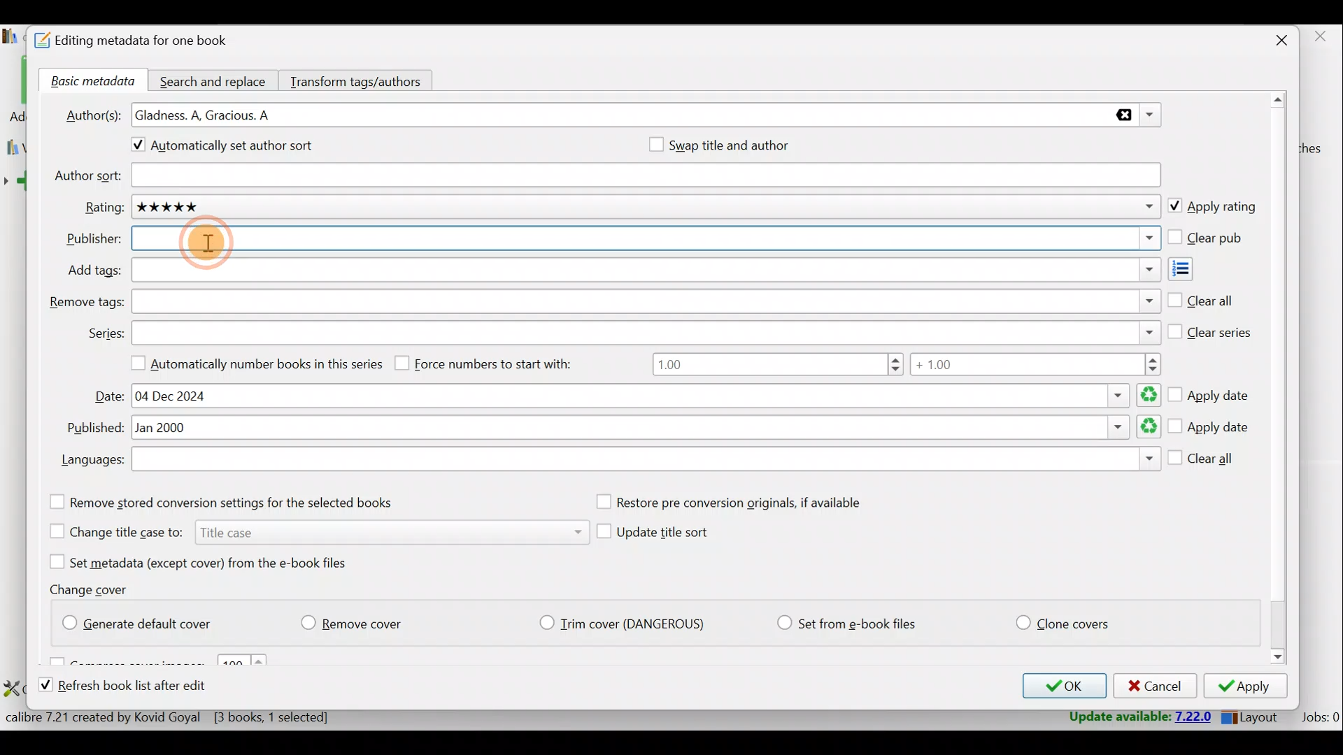 The image size is (1343, 755). Describe the element at coordinates (233, 148) in the screenshot. I see `Automatically set author sort` at that location.